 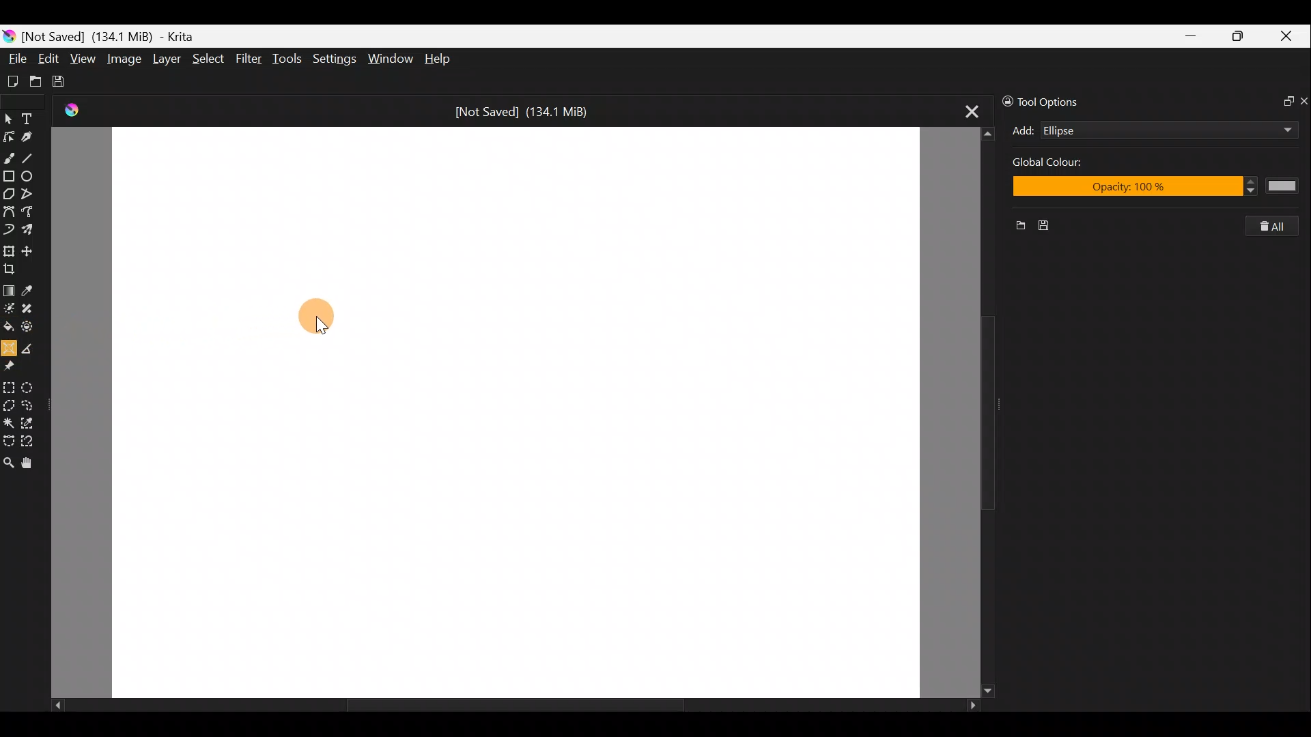 What do you see at coordinates (32, 404) in the screenshot?
I see `Freehand selection tool` at bounding box center [32, 404].